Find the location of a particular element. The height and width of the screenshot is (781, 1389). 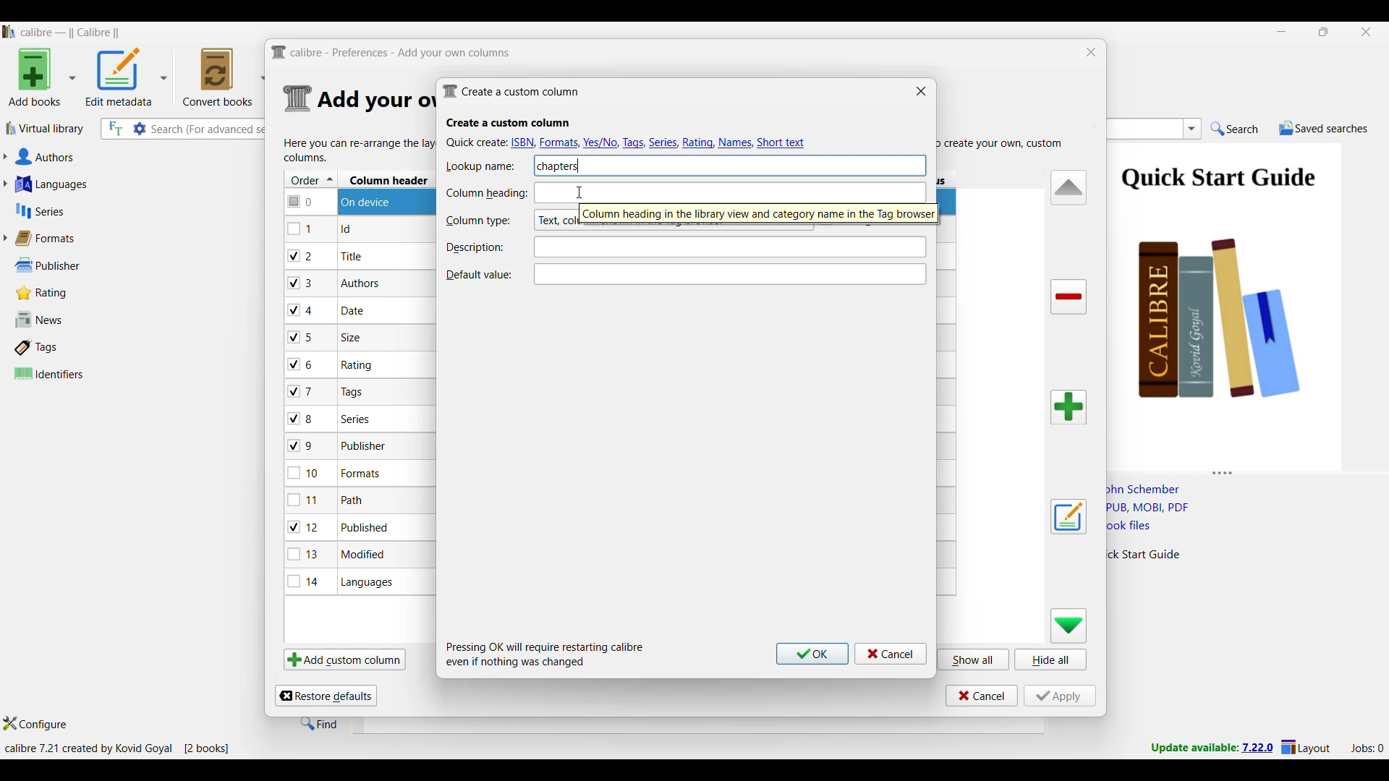

checkbox - 7 is located at coordinates (302, 391).